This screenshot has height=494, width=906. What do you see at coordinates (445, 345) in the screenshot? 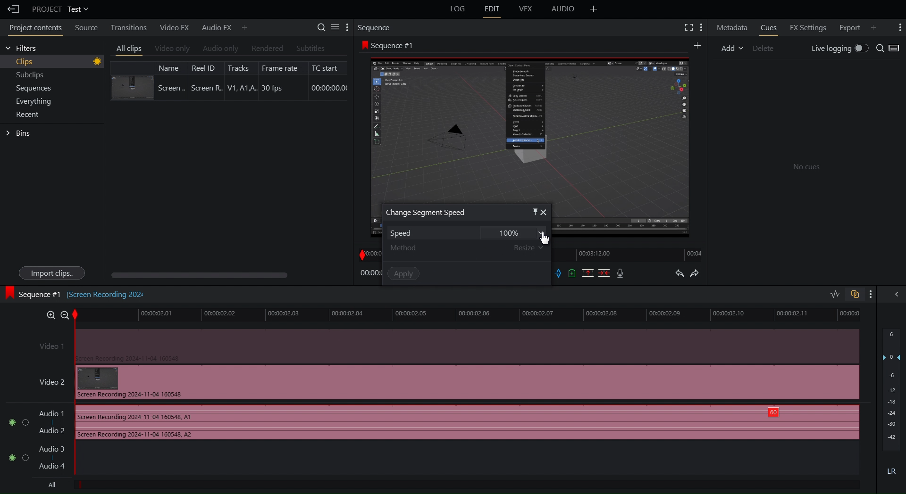
I see `Video 1` at bounding box center [445, 345].